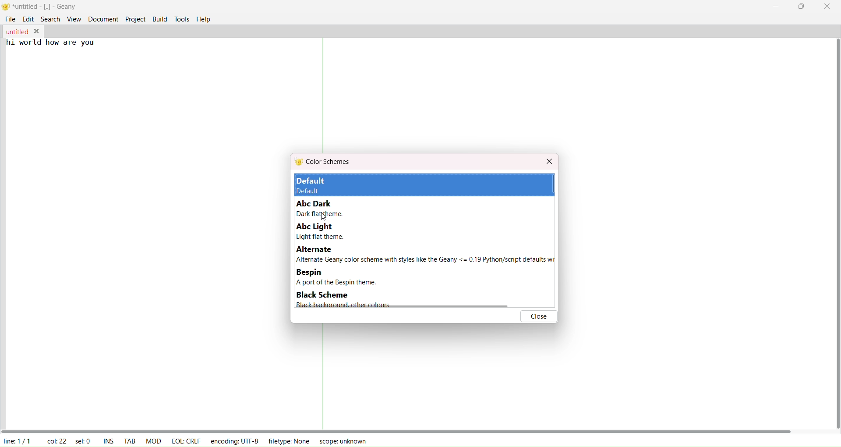 The height and width of the screenshot is (447, 841). Describe the element at coordinates (312, 227) in the screenshot. I see `abc light` at that location.